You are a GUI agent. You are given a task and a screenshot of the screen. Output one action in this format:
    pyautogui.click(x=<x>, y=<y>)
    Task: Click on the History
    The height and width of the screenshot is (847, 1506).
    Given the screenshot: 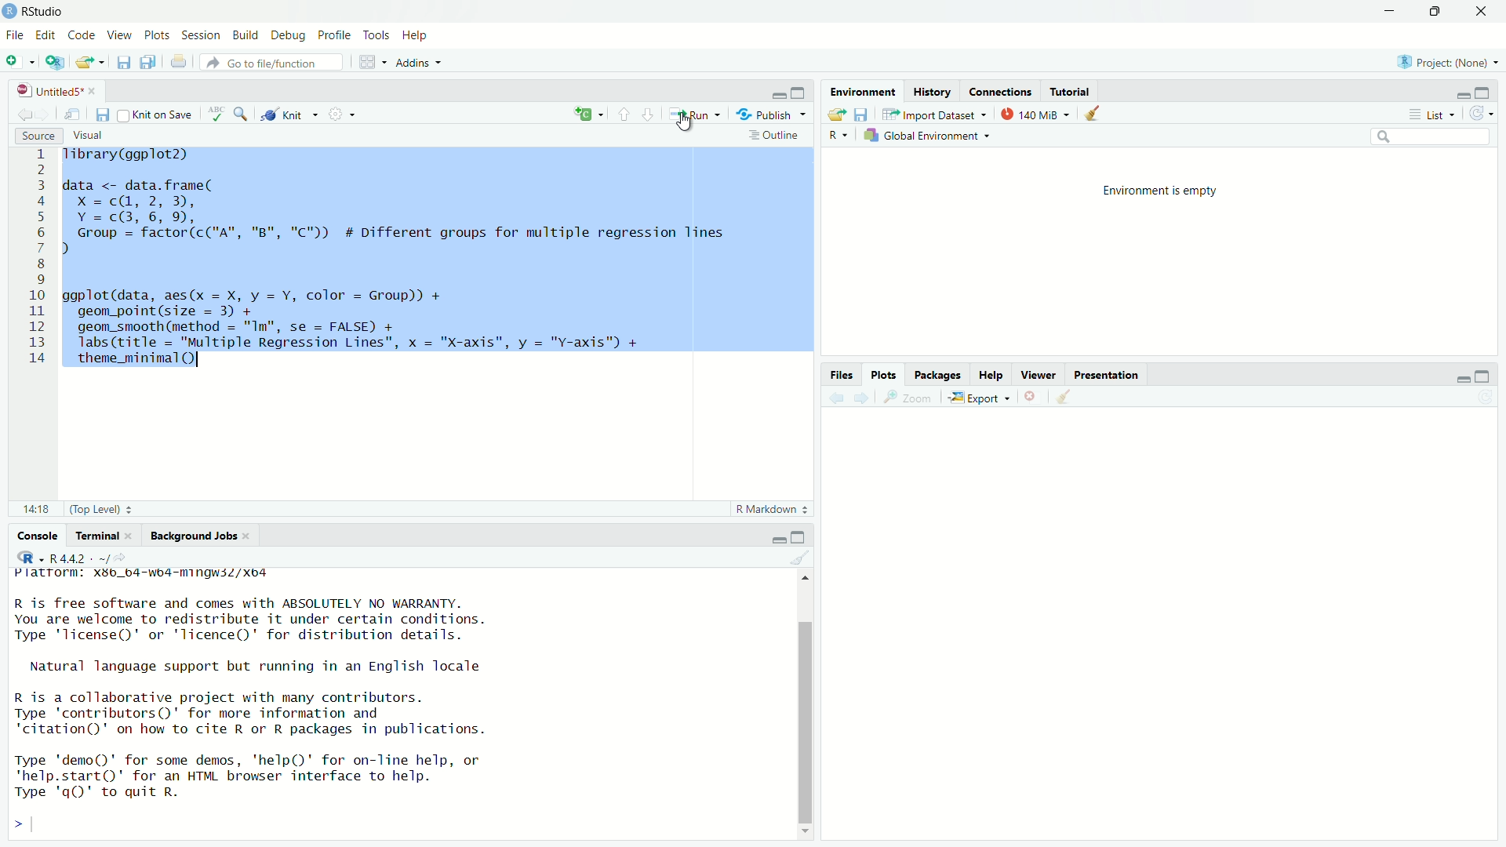 What is the action you would take?
    pyautogui.click(x=931, y=93)
    